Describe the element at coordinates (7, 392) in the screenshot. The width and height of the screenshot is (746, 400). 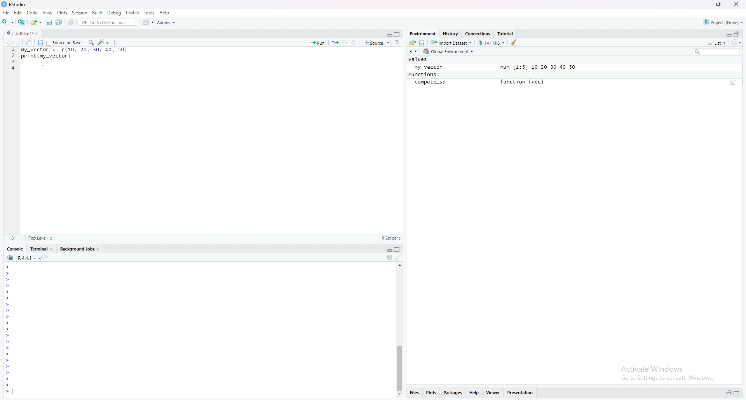
I see `Prompt cursor` at that location.